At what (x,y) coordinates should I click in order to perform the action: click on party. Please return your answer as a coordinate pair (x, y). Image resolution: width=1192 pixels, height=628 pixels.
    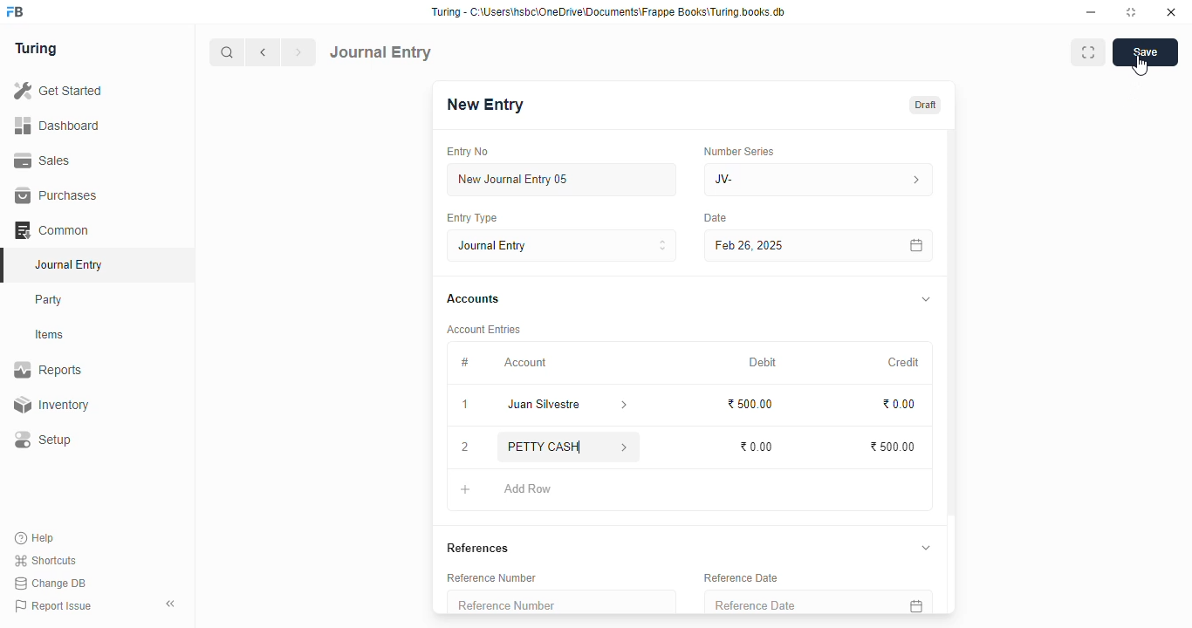
    Looking at the image, I should click on (51, 300).